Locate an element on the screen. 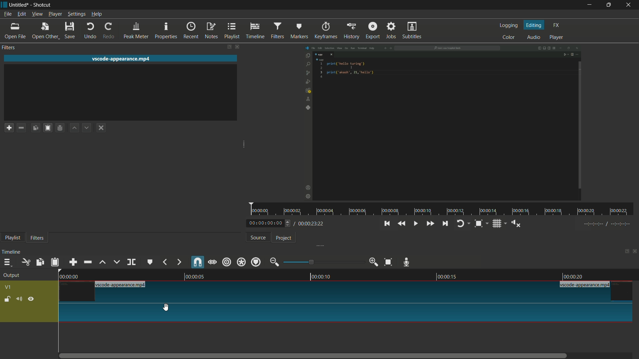 Image resolution: width=639 pixels, height=359 pixels. move filter up is located at coordinates (74, 128).